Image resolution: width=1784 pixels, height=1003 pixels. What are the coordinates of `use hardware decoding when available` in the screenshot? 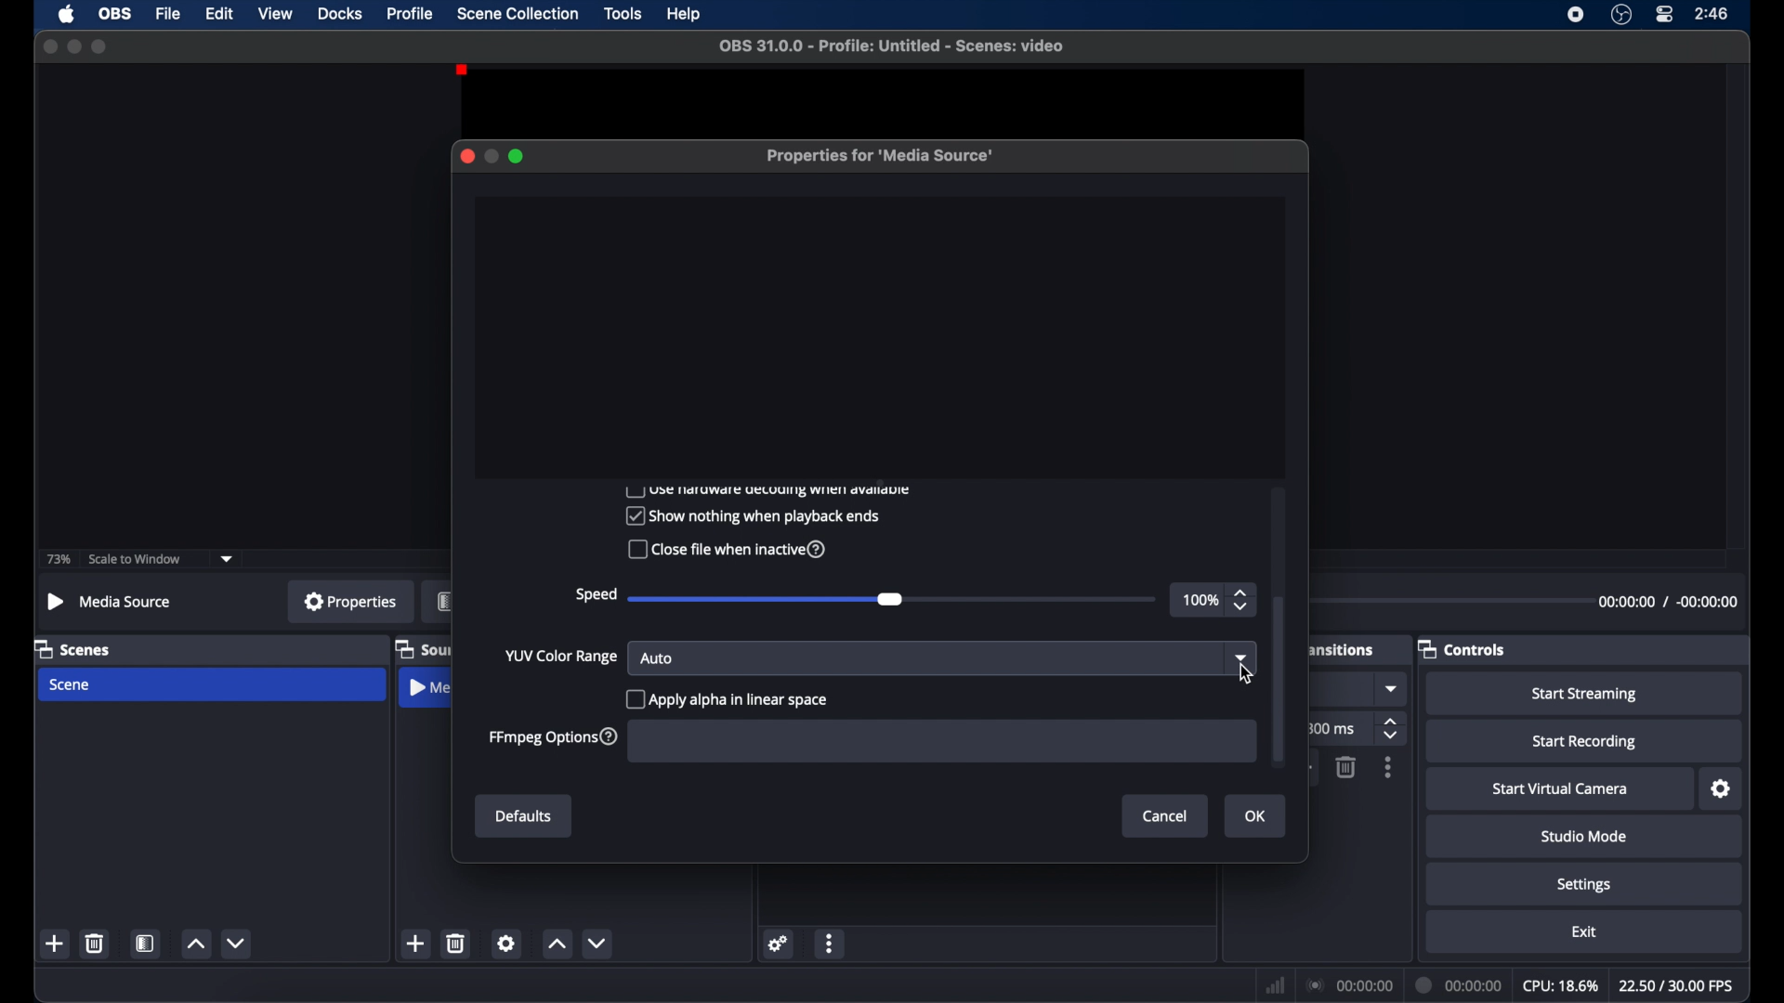 It's located at (768, 490).